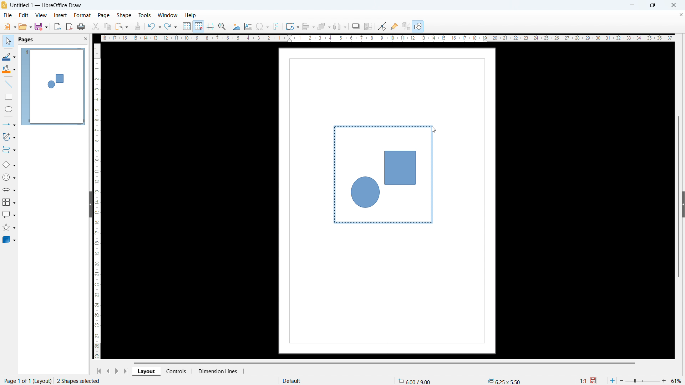 Image resolution: width=685 pixels, height=385 pixels. What do you see at coordinates (237, 27) in the screenshot?
I see `insert image` at bounding box center [237, 27].